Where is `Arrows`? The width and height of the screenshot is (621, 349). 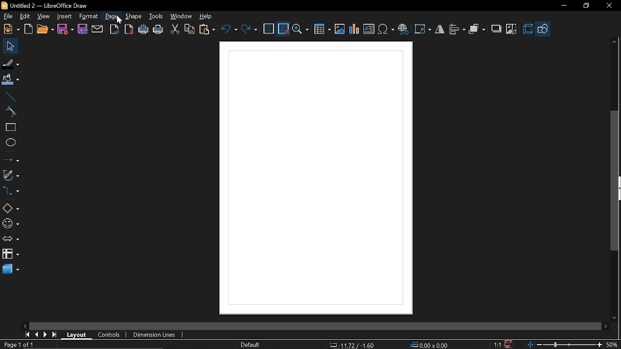
Arrows is located at coordinates (11, 238).